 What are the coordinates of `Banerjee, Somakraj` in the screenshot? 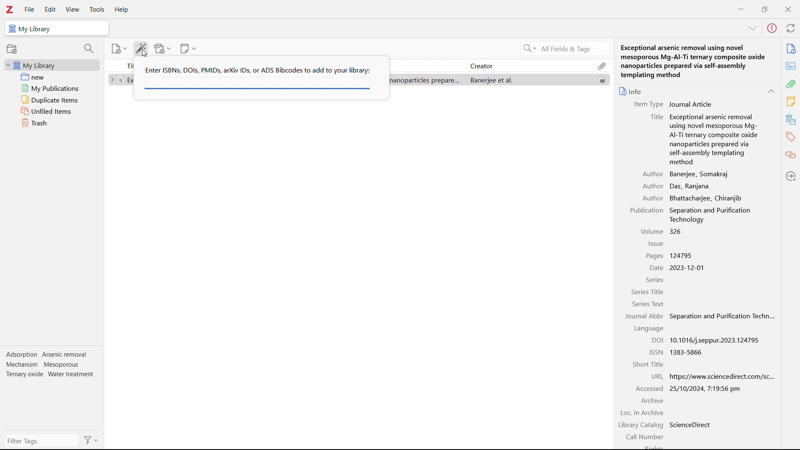 It's located at (700, 174).